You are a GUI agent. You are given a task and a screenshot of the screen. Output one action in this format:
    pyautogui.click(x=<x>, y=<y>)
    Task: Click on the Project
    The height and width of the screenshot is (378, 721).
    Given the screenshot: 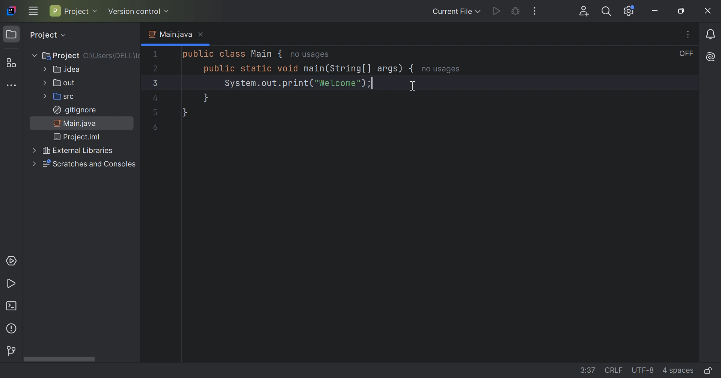 What is the action you would take?
    pyautogui.click(x=81, y=12)
    